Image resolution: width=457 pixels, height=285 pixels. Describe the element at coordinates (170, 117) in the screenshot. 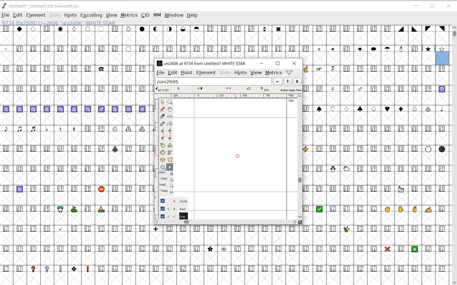

I see `MEASURE DISTANCE ` at that location.